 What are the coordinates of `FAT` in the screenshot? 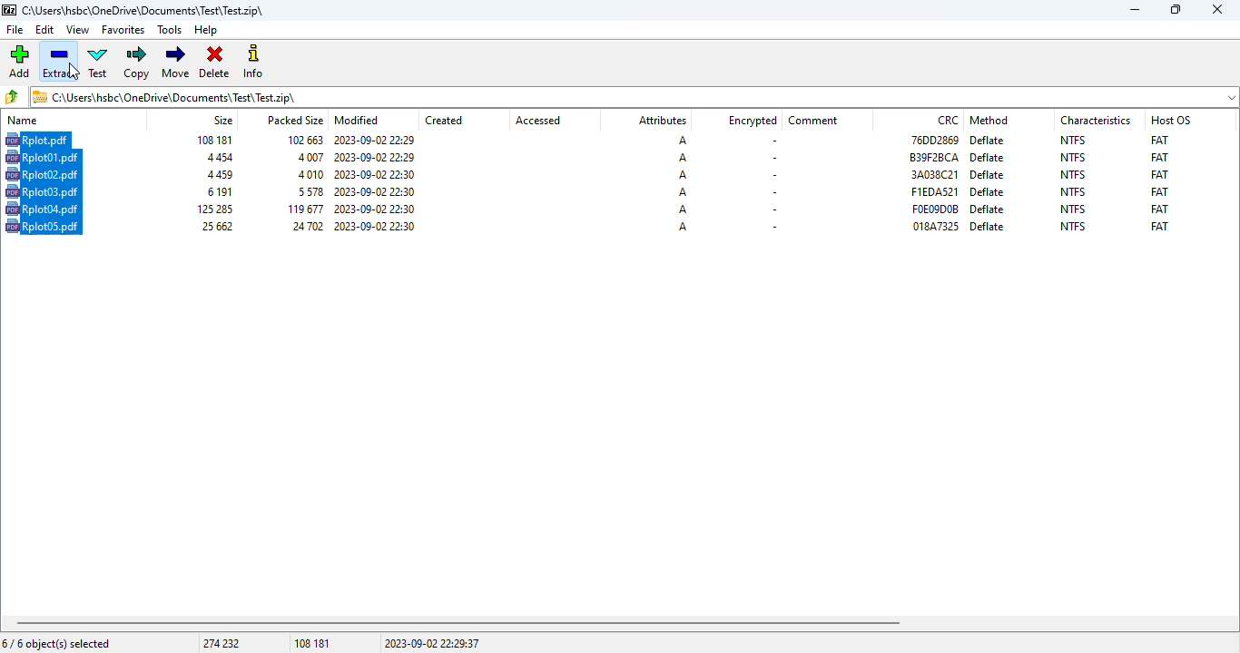 It's located at (1159, 174).